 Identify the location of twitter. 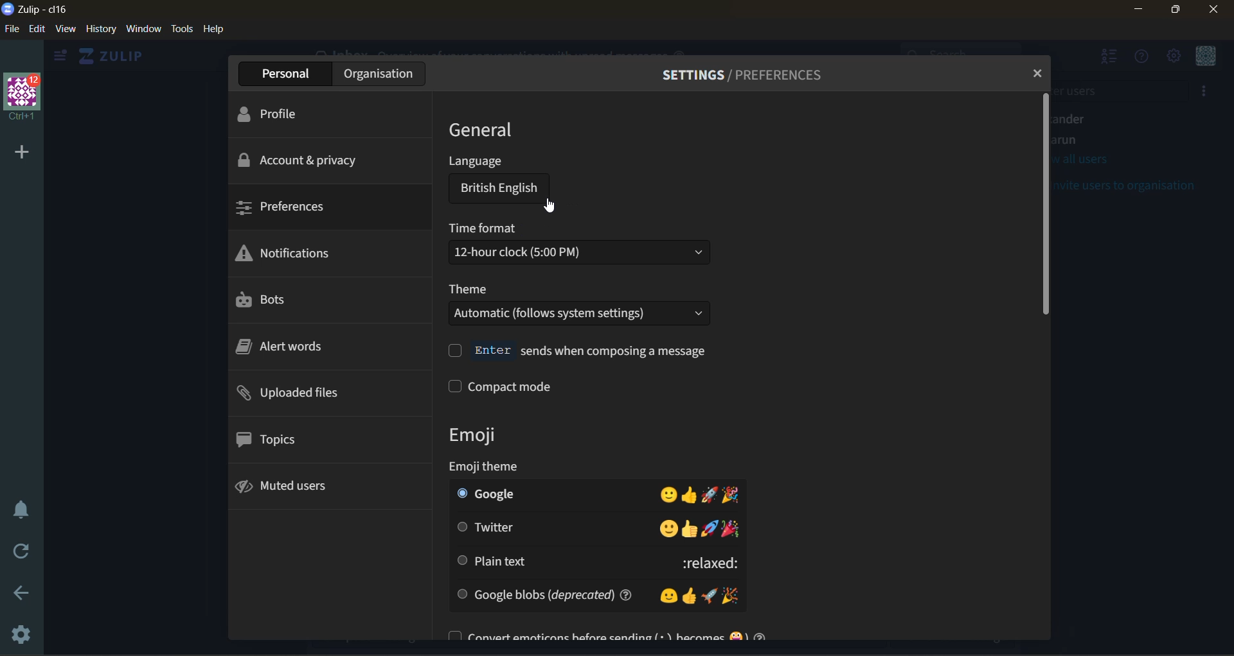
(591, 527).